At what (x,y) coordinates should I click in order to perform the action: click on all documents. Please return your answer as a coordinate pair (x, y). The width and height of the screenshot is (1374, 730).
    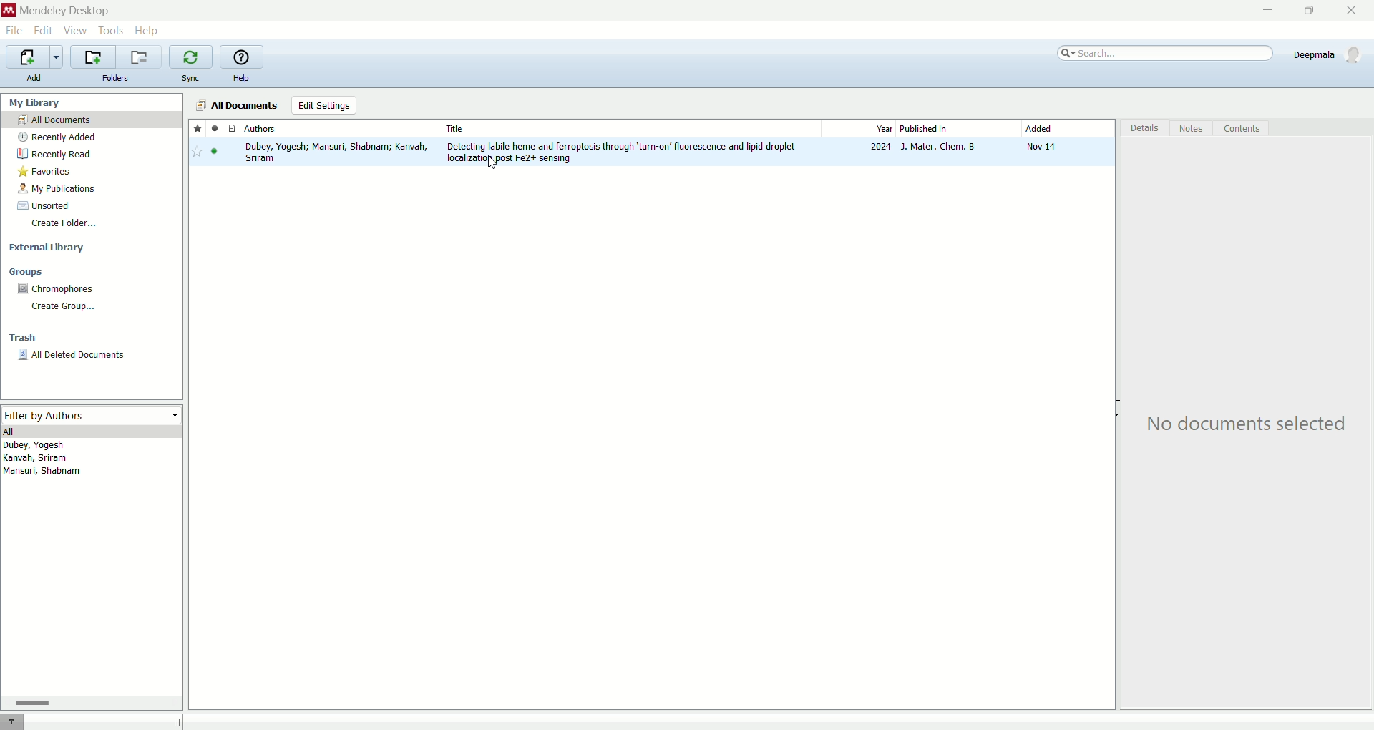
    Looking at the image, I should click on (92, 120).